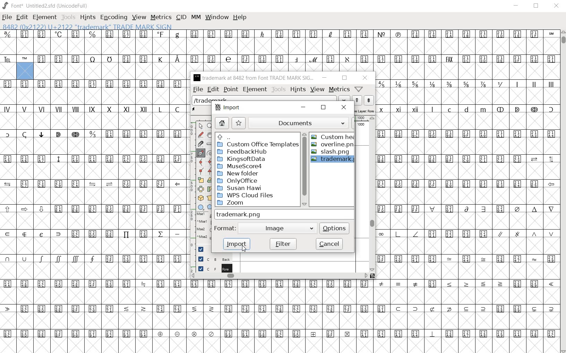 The image size is (566, 353). I want to click on symbols, so click(279, 51).